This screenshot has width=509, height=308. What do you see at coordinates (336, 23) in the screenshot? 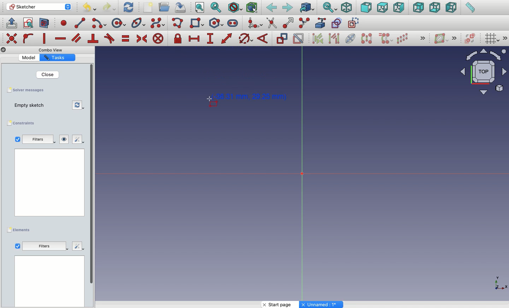
I see `Carbon copy` at bounding box center [336, 23].